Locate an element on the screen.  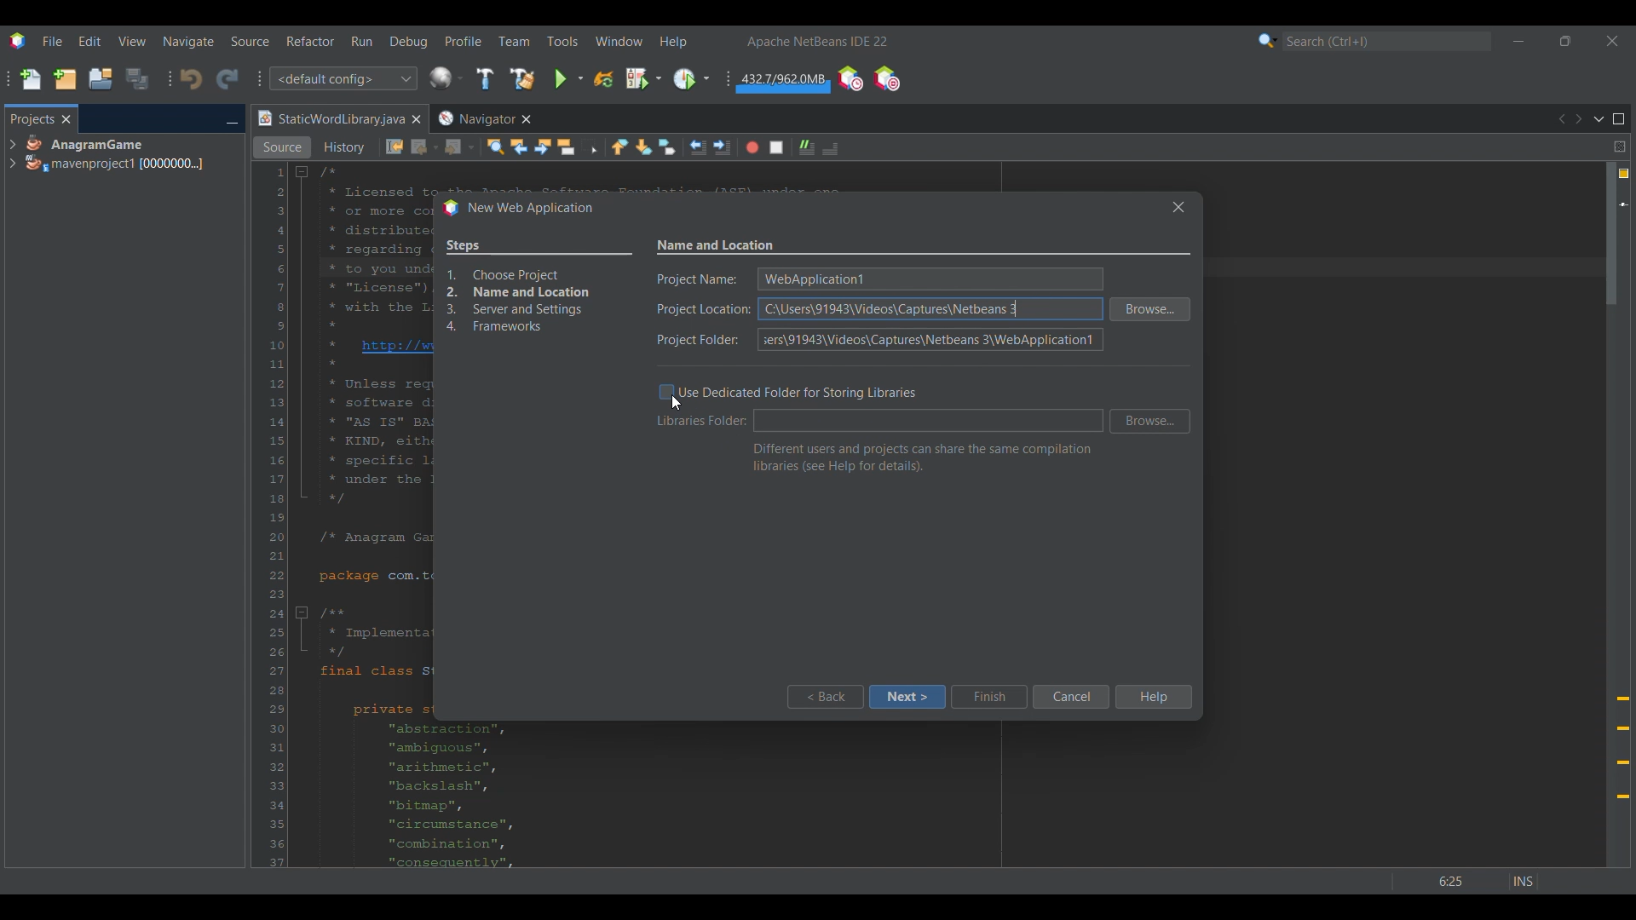
Browse folder for respective detail is located at coordinates (1150, 365).